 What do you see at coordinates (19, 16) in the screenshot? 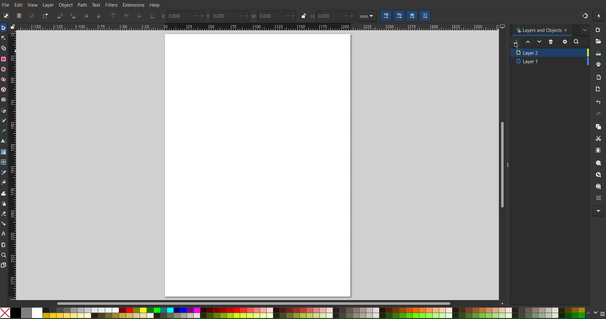
I see `Select All Objects` at bounding box center [19, 16].